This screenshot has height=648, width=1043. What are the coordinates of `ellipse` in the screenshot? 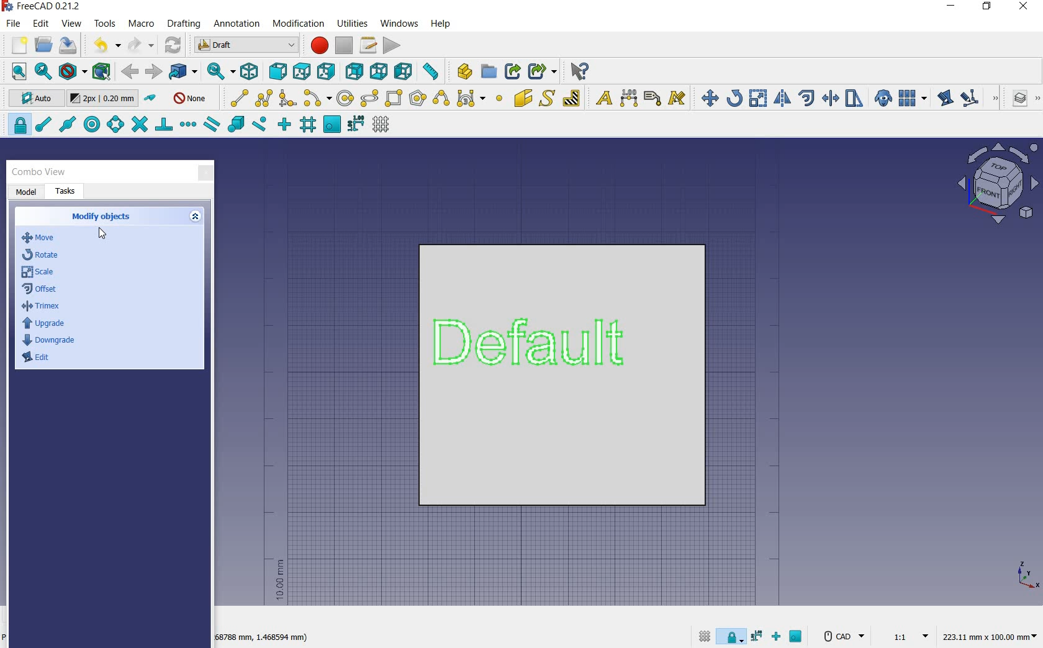 It's located at (369, 99).